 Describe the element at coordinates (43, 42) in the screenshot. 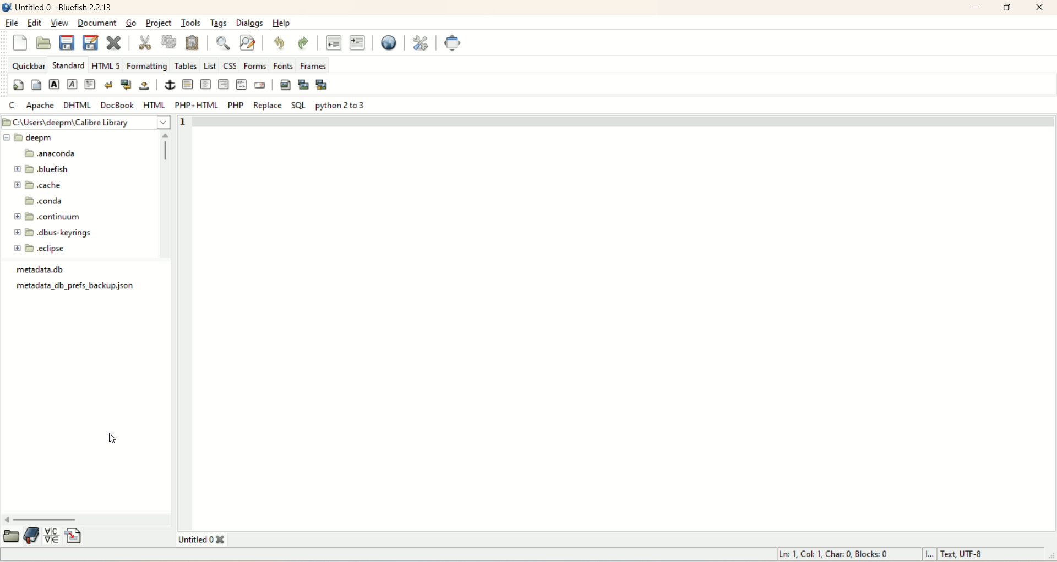

I see `open` at that location.